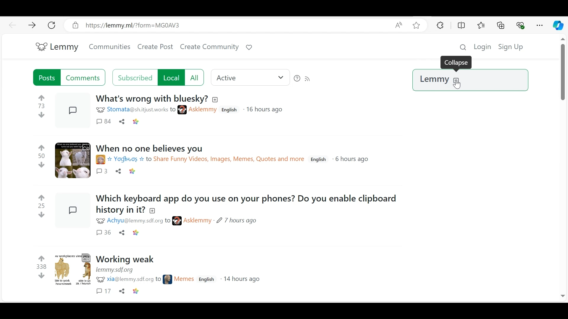  I want to click on Copilot, so click(558, 25).